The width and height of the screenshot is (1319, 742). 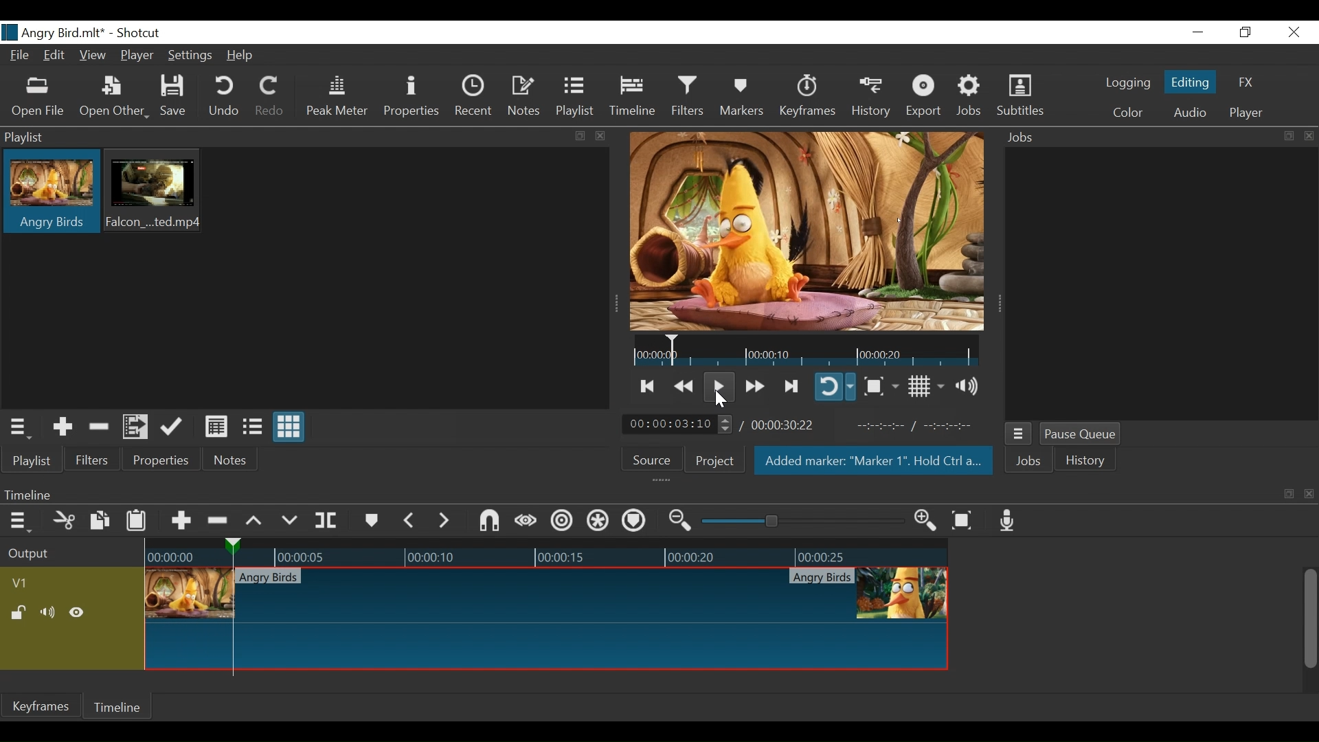 I want to click on Project, so click(x=716, y=463).